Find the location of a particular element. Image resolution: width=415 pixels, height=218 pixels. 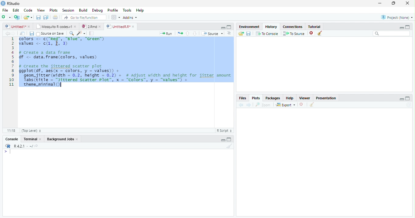

close is located at coordinates (100, 27).